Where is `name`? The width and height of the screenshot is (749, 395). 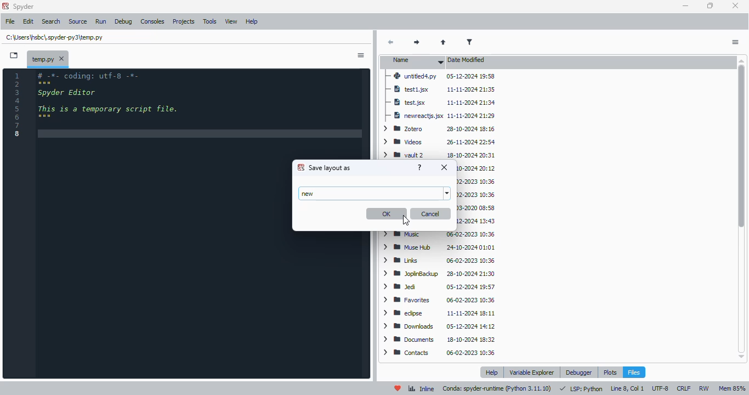
name is located at coordinates (415, 62).